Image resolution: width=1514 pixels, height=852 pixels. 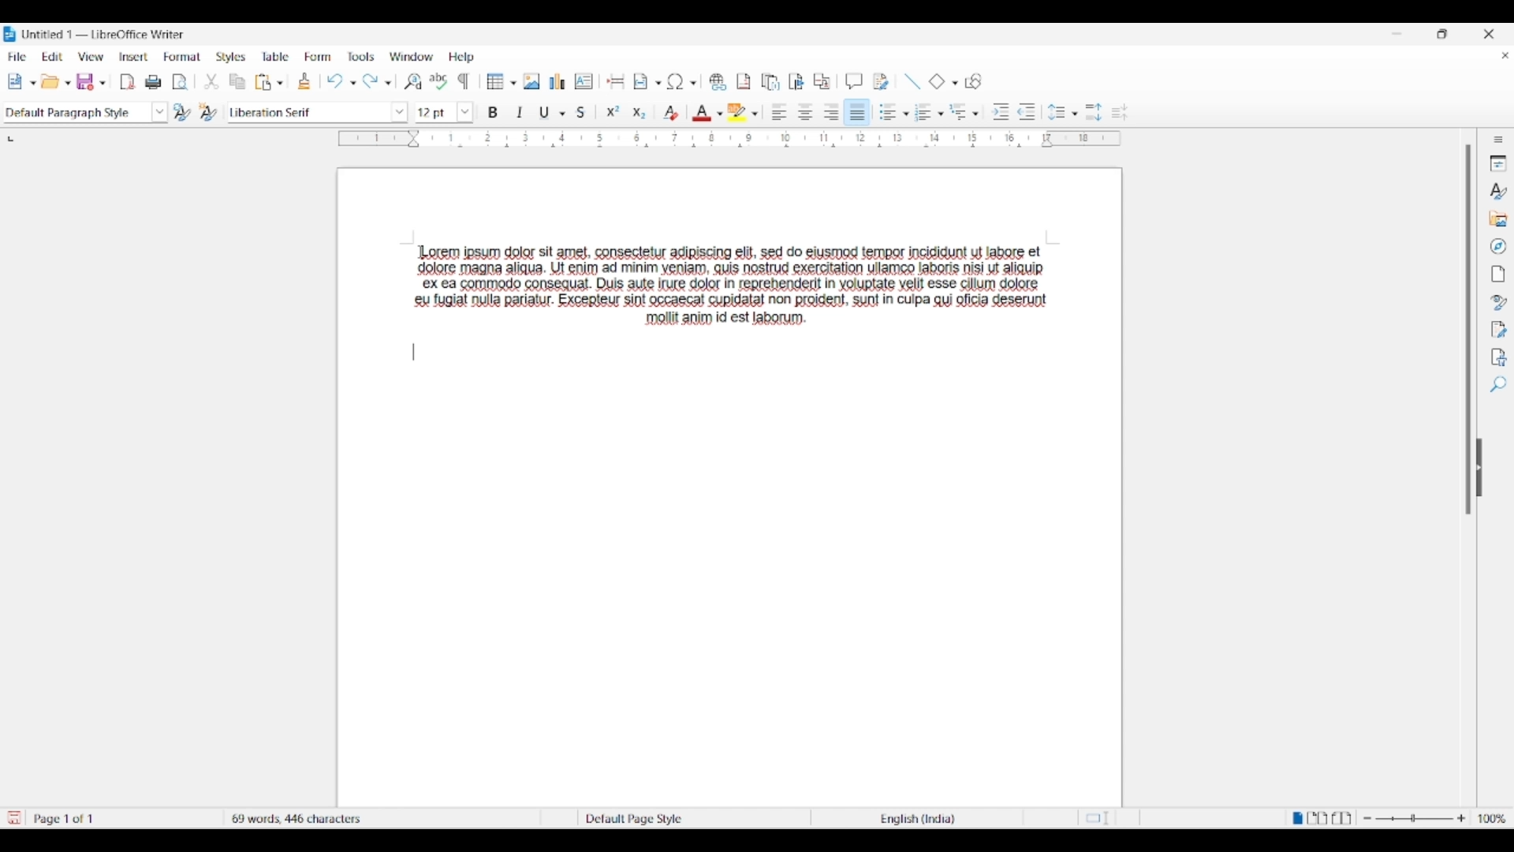 What do you see at coordinates (702, 113) in the screenshot?
I see `Selected color for font` at bounding box center [702, 113].